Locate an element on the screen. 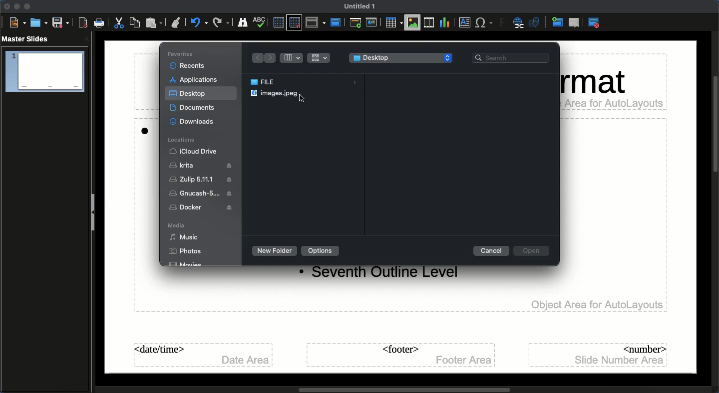 Image resolution: width=719 pixels, height=393 pixels. Options is located at coordinates (321, 250).